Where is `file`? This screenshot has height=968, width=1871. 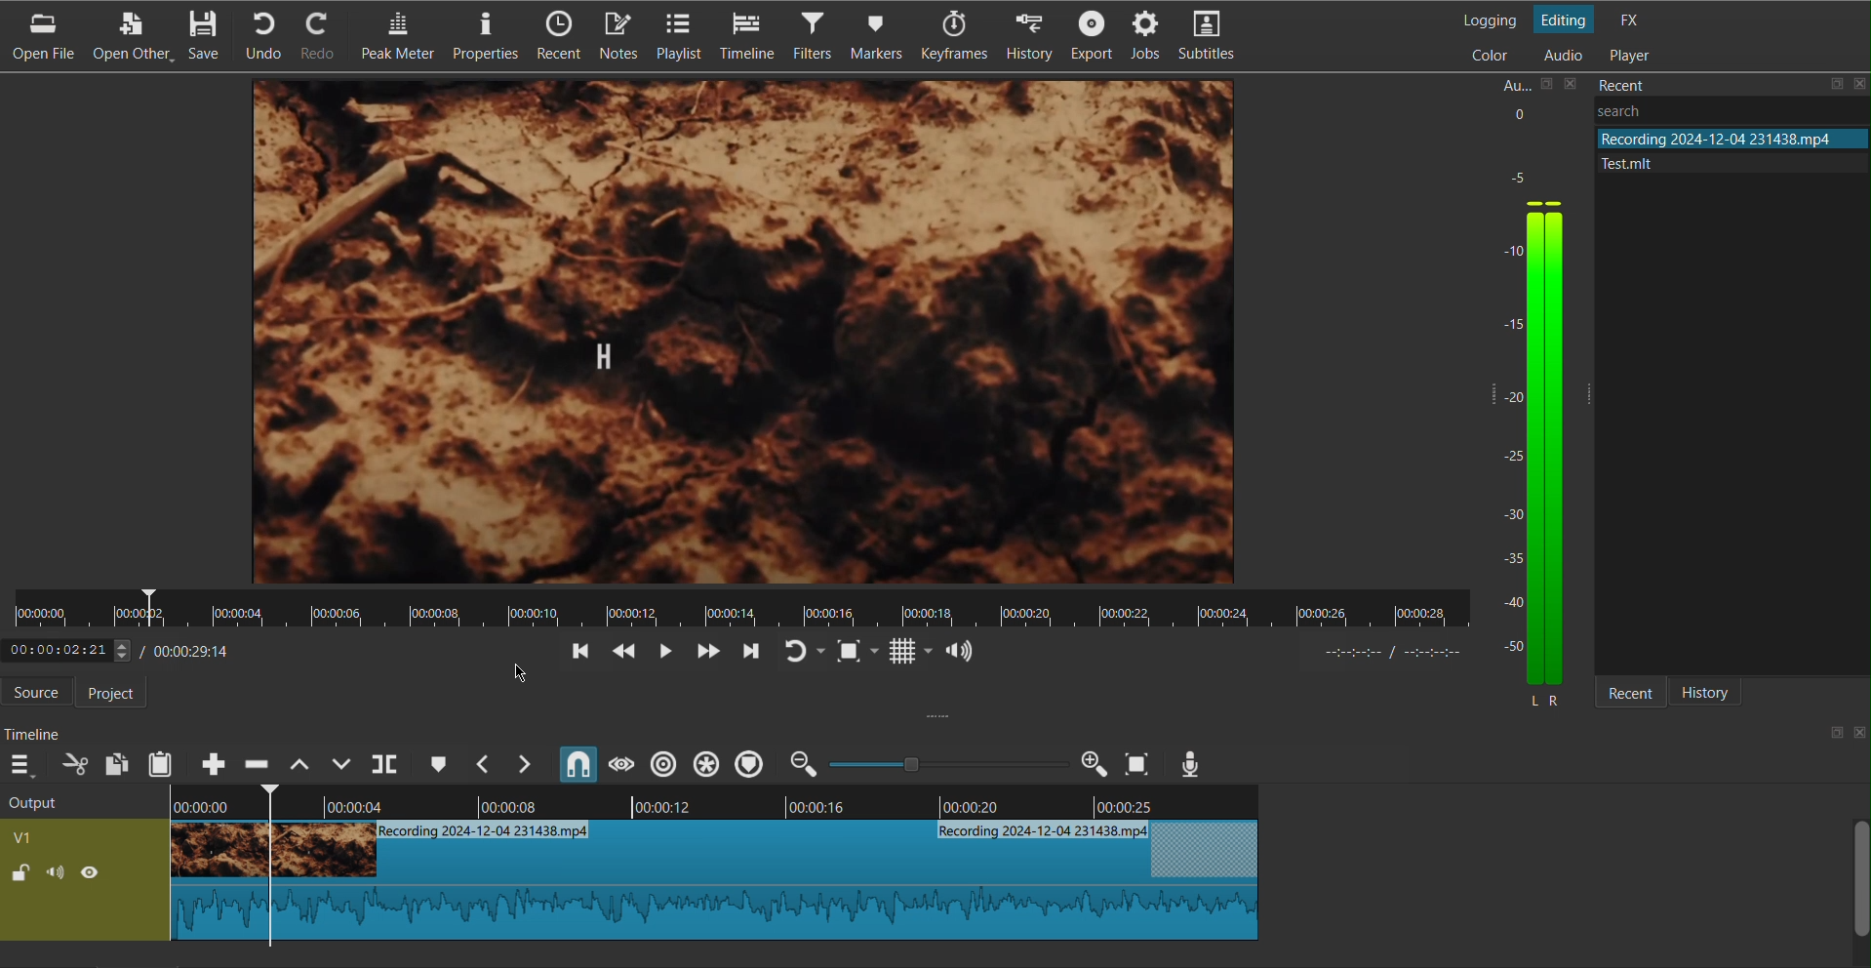
file is located at coordinates (1715, 161).